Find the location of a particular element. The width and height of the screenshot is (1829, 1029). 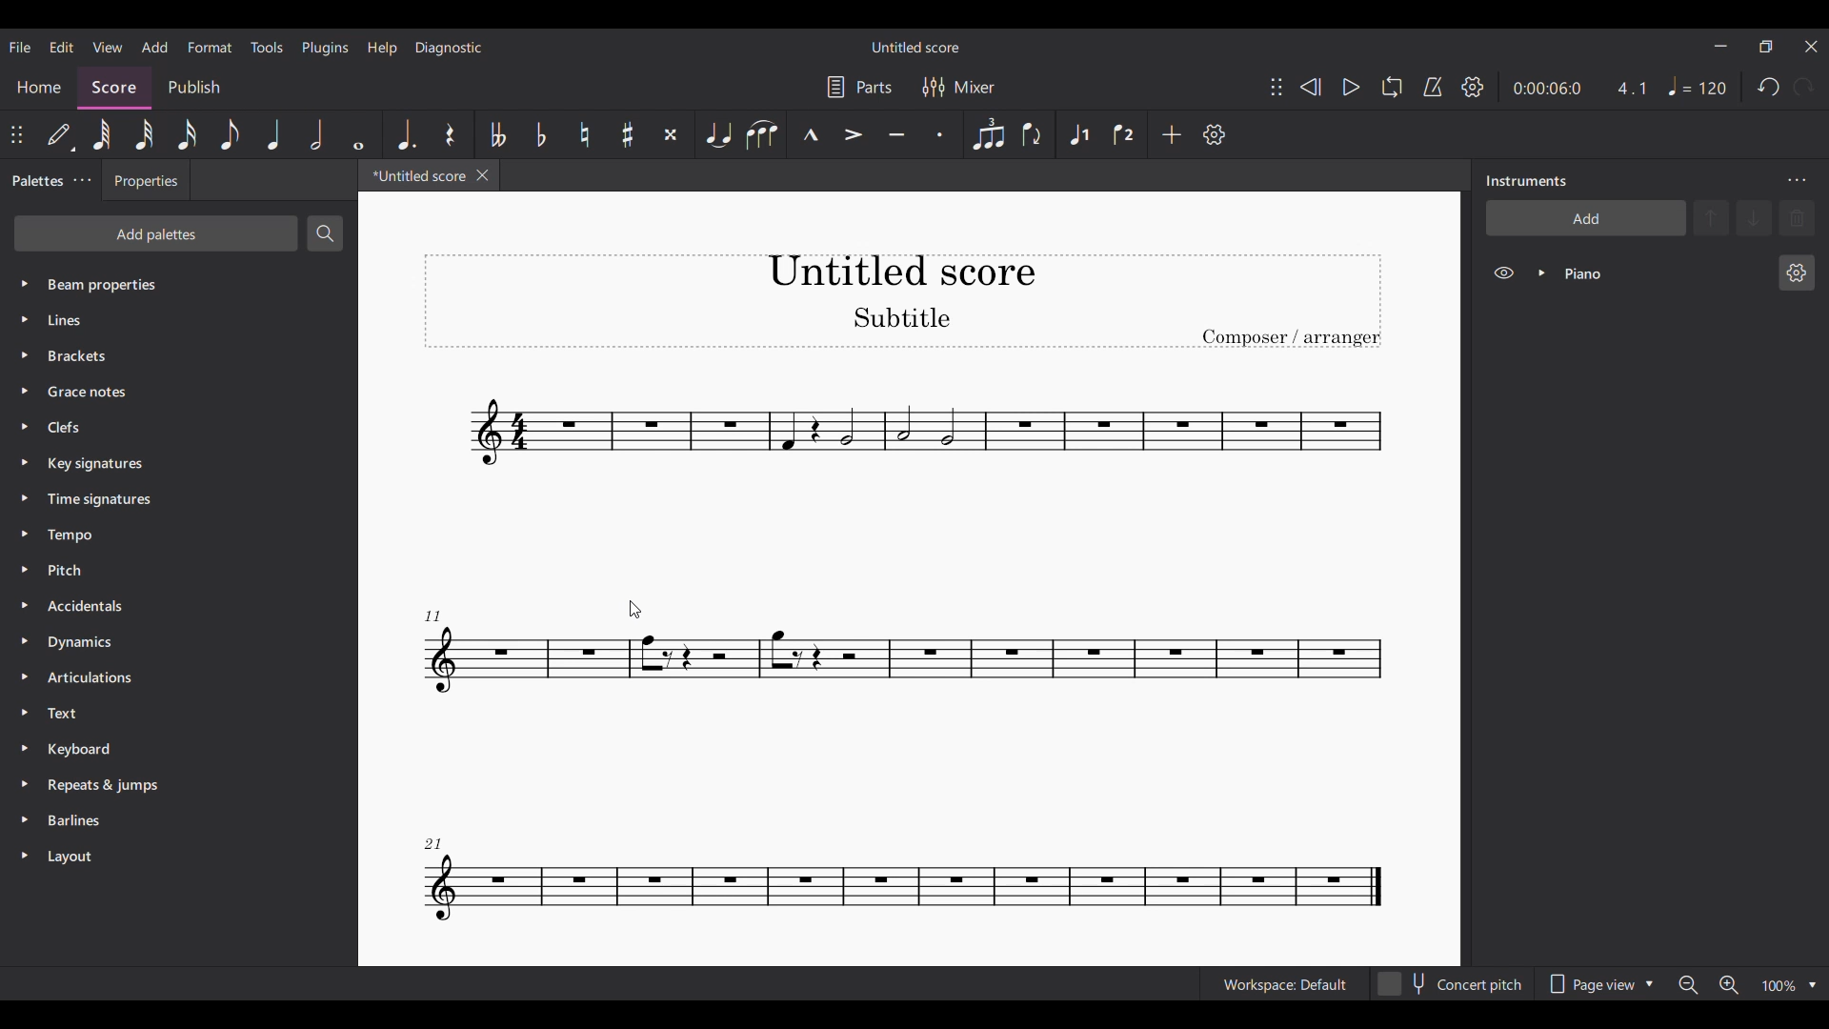

Current instrument is located at coordinates (1663, 273).